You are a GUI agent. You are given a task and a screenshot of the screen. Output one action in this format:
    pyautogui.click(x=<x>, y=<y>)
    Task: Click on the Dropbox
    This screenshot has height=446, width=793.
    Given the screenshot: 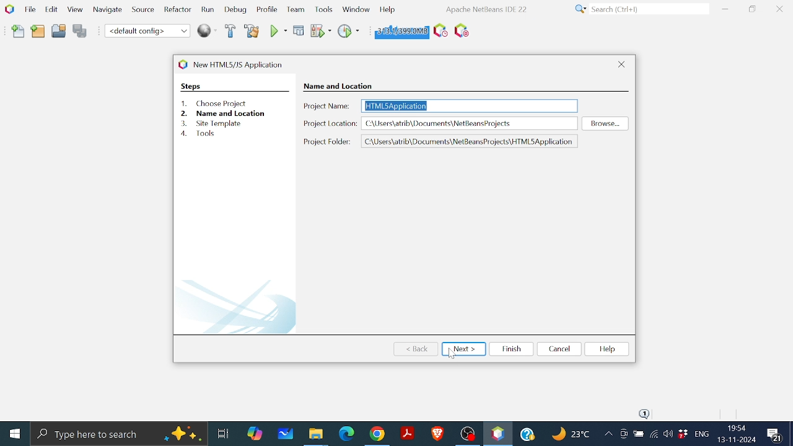 What is the action you would take?
    pyautogui.click(x=683, y=434)
    